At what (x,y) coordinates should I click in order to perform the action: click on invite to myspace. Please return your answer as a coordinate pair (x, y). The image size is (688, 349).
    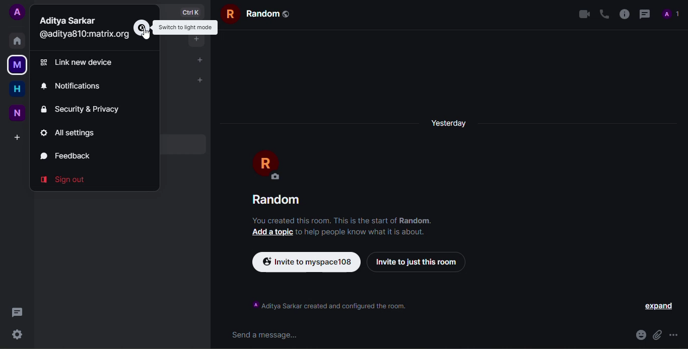
    Looking at the image, I should click on (305, 260).